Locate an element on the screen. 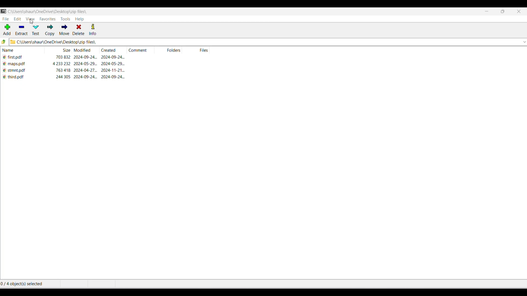 This screenshot has height=296, width=527. favourites is located at coordinates (47, 19).